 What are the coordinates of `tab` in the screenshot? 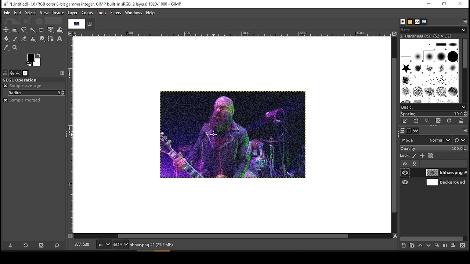 It's located at (76, 24).